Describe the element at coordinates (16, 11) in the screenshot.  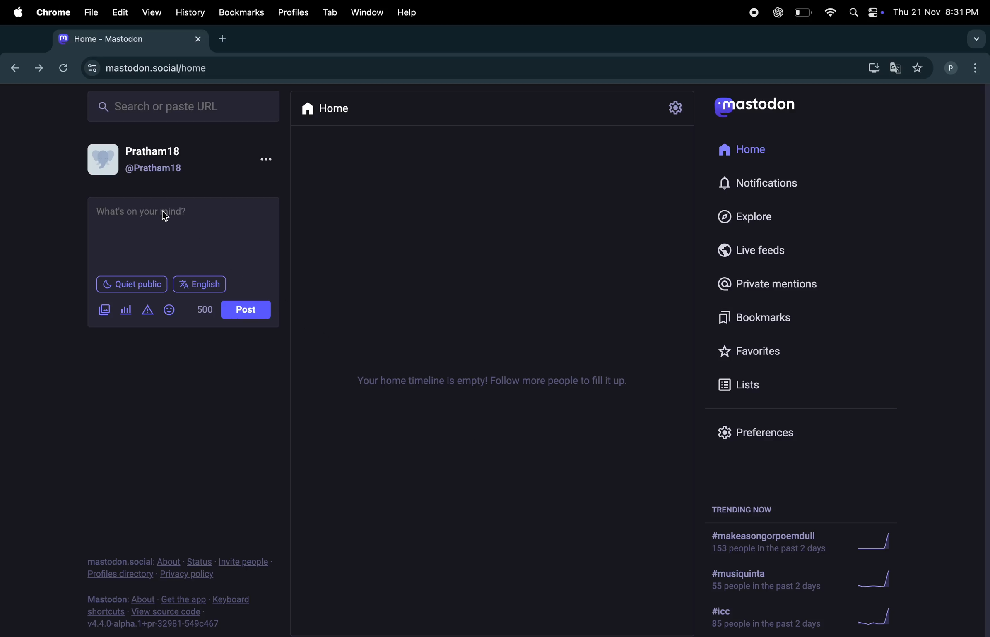
I see `apple menu` at that location.